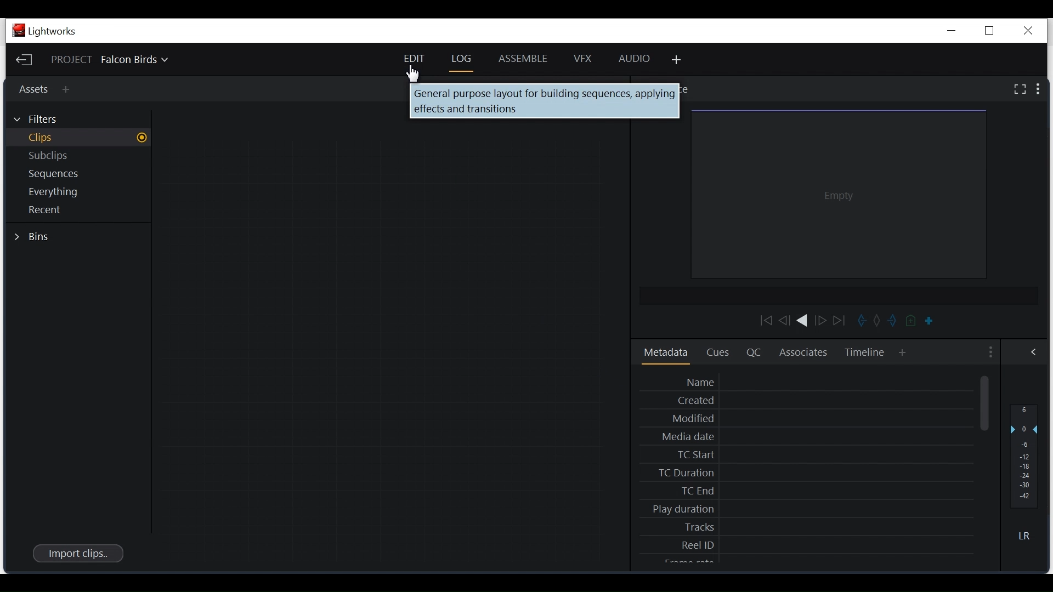 This screenshot has width=1053, height=592. Describe the element at coordinates (812, 382) in the screenshot. I see `Name` at that location.